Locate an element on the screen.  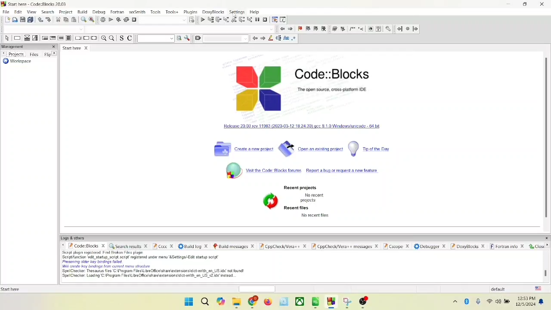
tools is located at coordinates (156, 12).